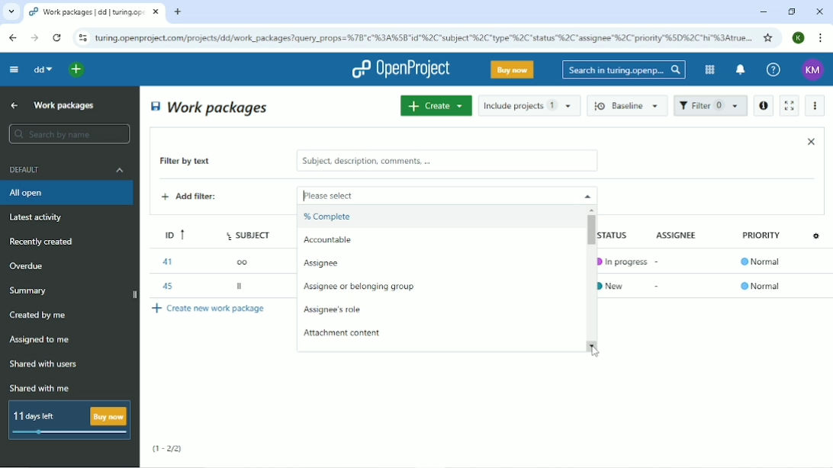  What do you see at coordinates (590, 233) in the screenshot?
I see `Vertical scrollbar` at bounding box center [590, 233].